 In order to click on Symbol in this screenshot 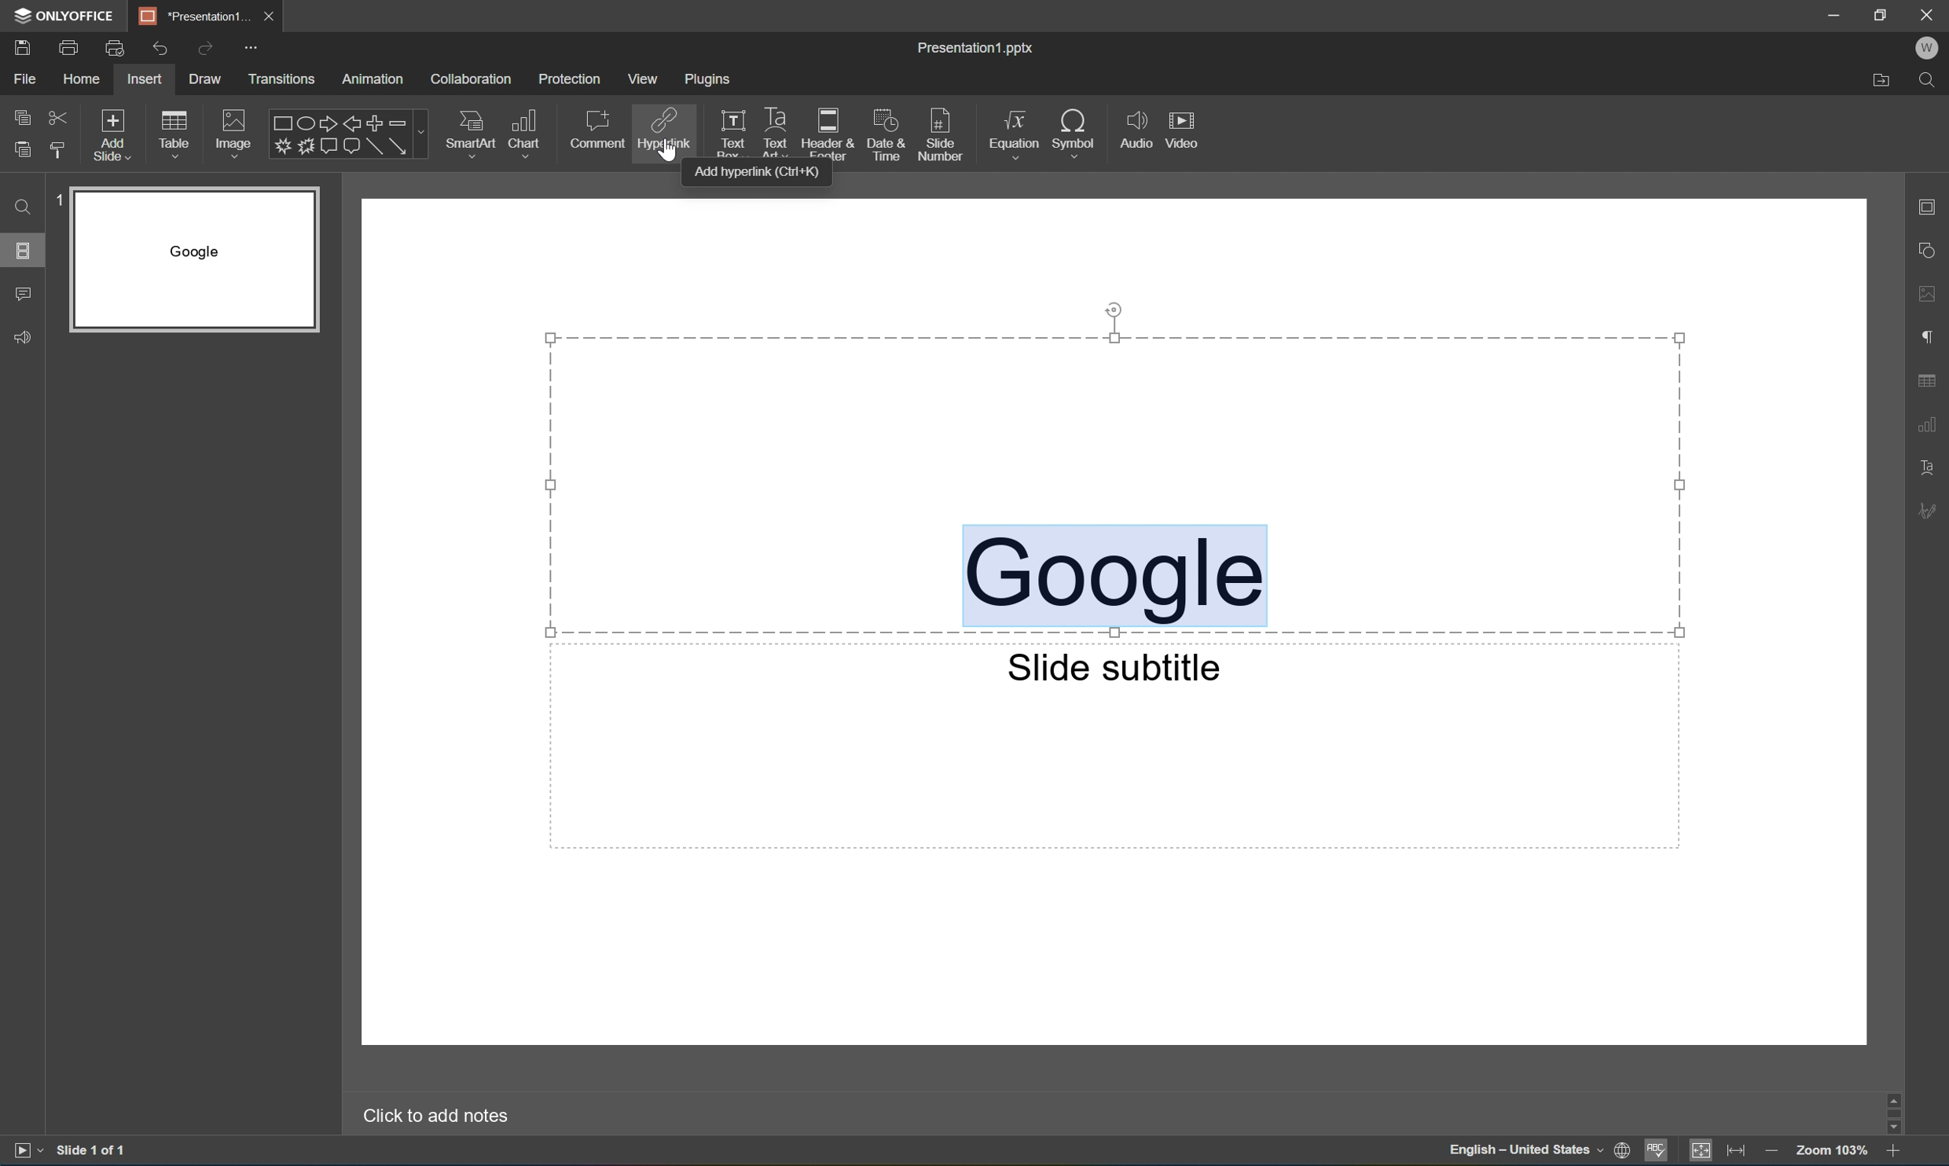, I will do `click(1080, 131)`.